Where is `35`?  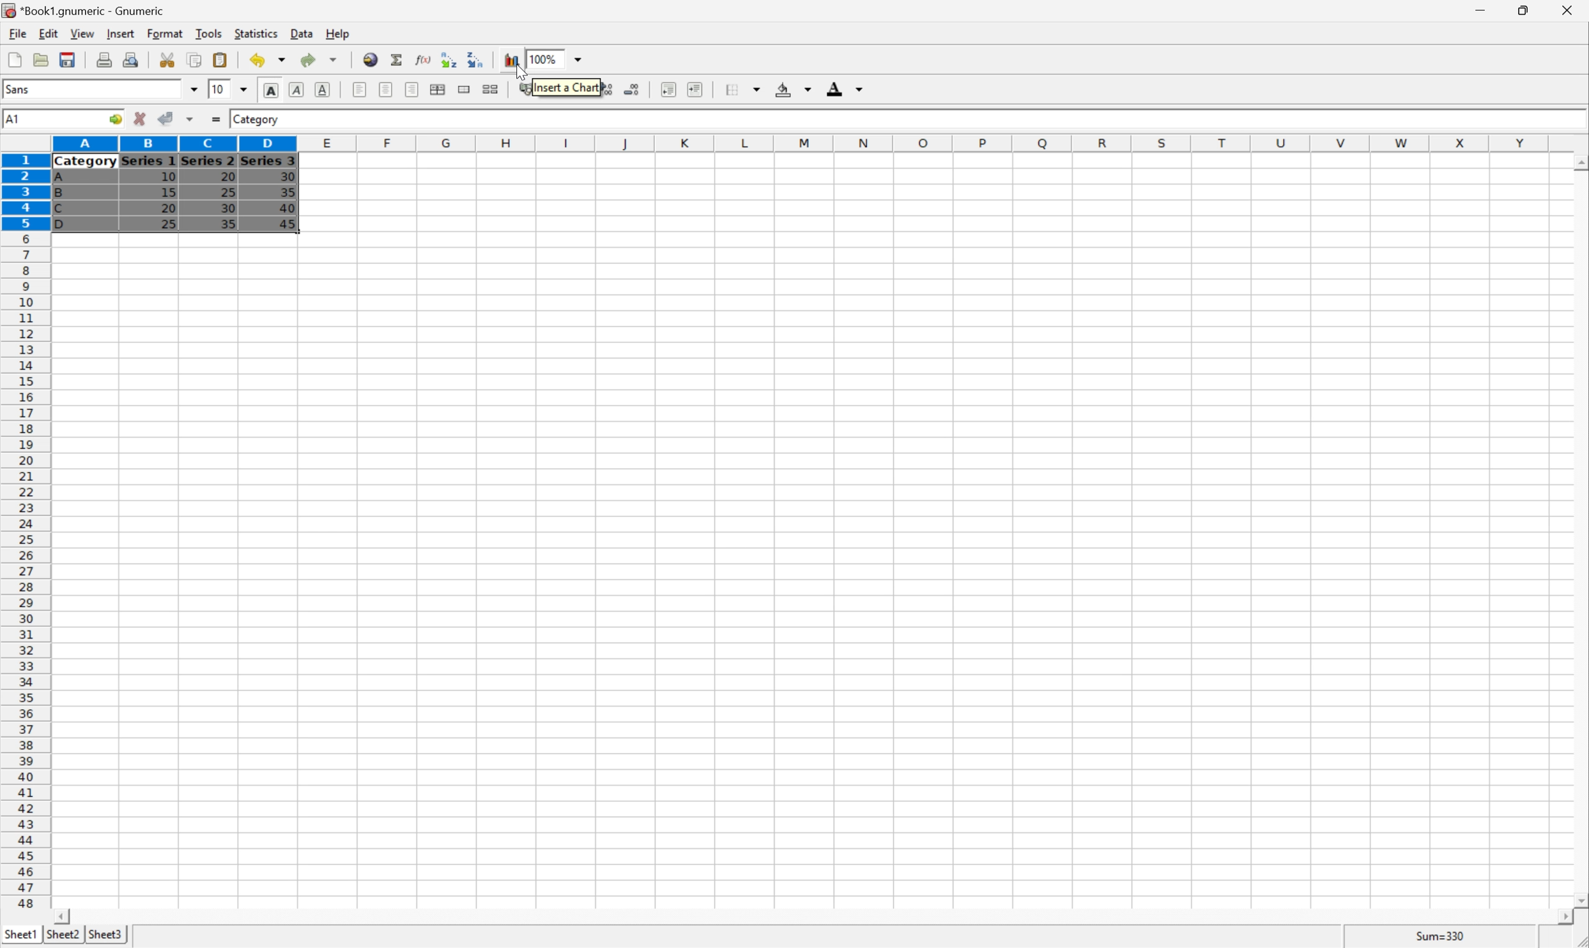
35 is located at coordinates (288, 192).